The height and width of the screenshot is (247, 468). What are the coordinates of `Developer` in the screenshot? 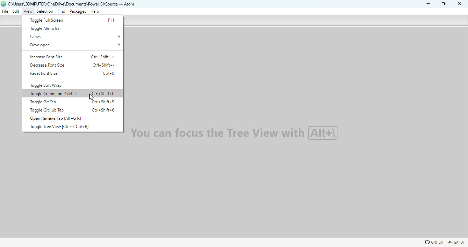 It's located at (76, 45).